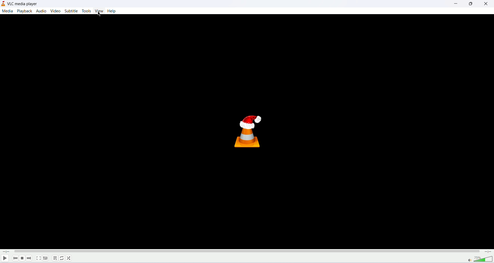  Describe the element at coordinates (22, 258) in the screenshot. I see `stop` at that location.